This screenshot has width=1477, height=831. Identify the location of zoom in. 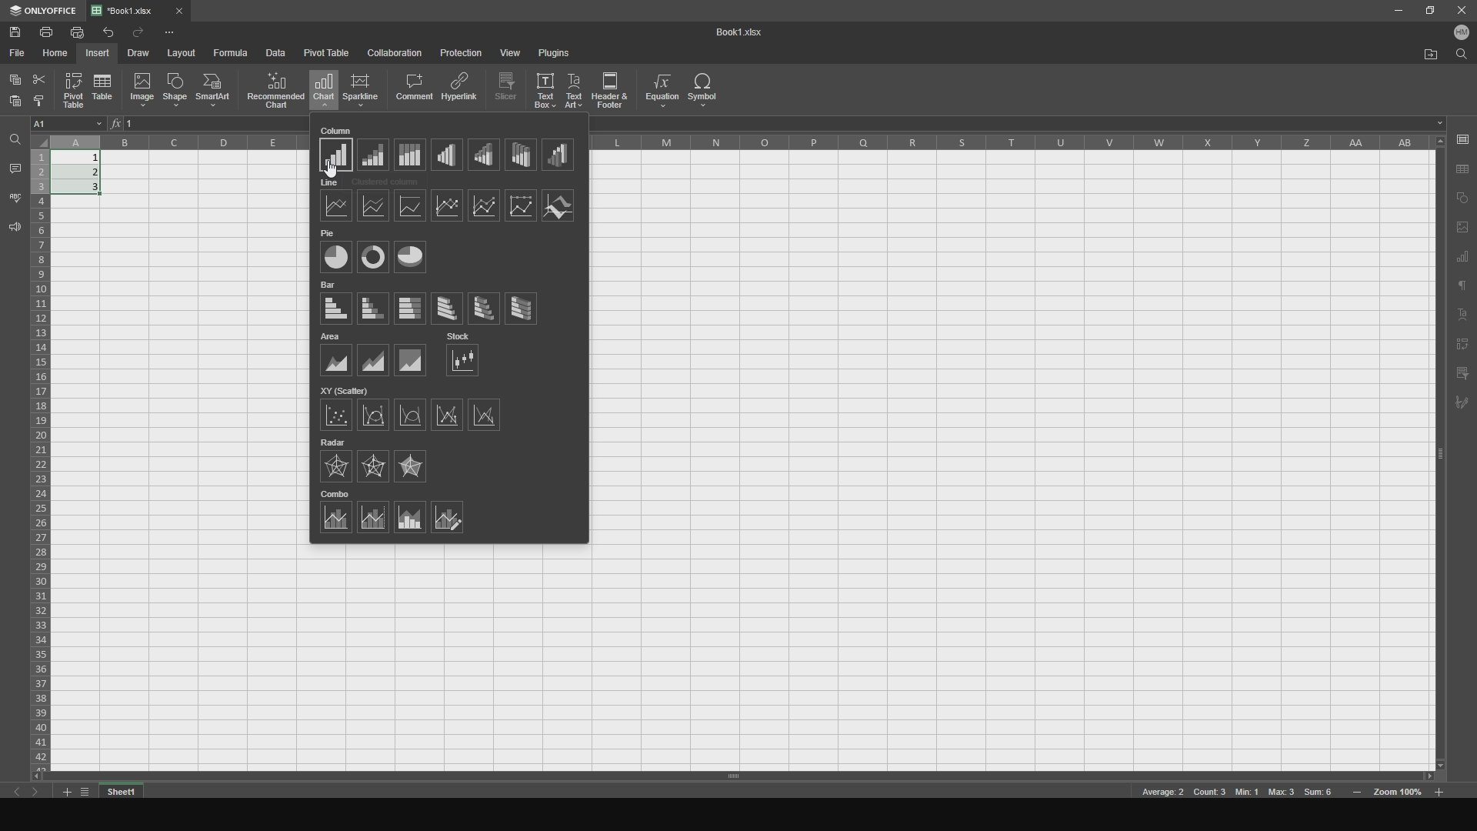
(1357, 793).